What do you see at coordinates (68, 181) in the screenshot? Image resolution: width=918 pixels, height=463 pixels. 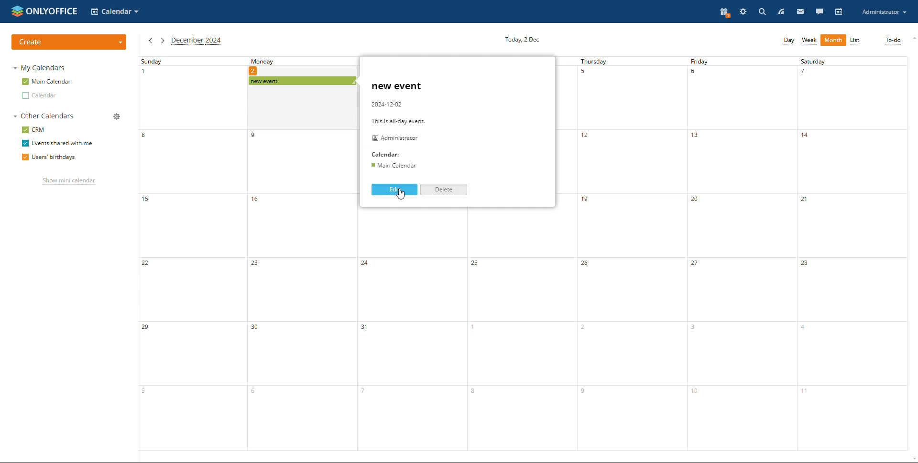 I see `show mini calendar` at bounding box center [68, 181].